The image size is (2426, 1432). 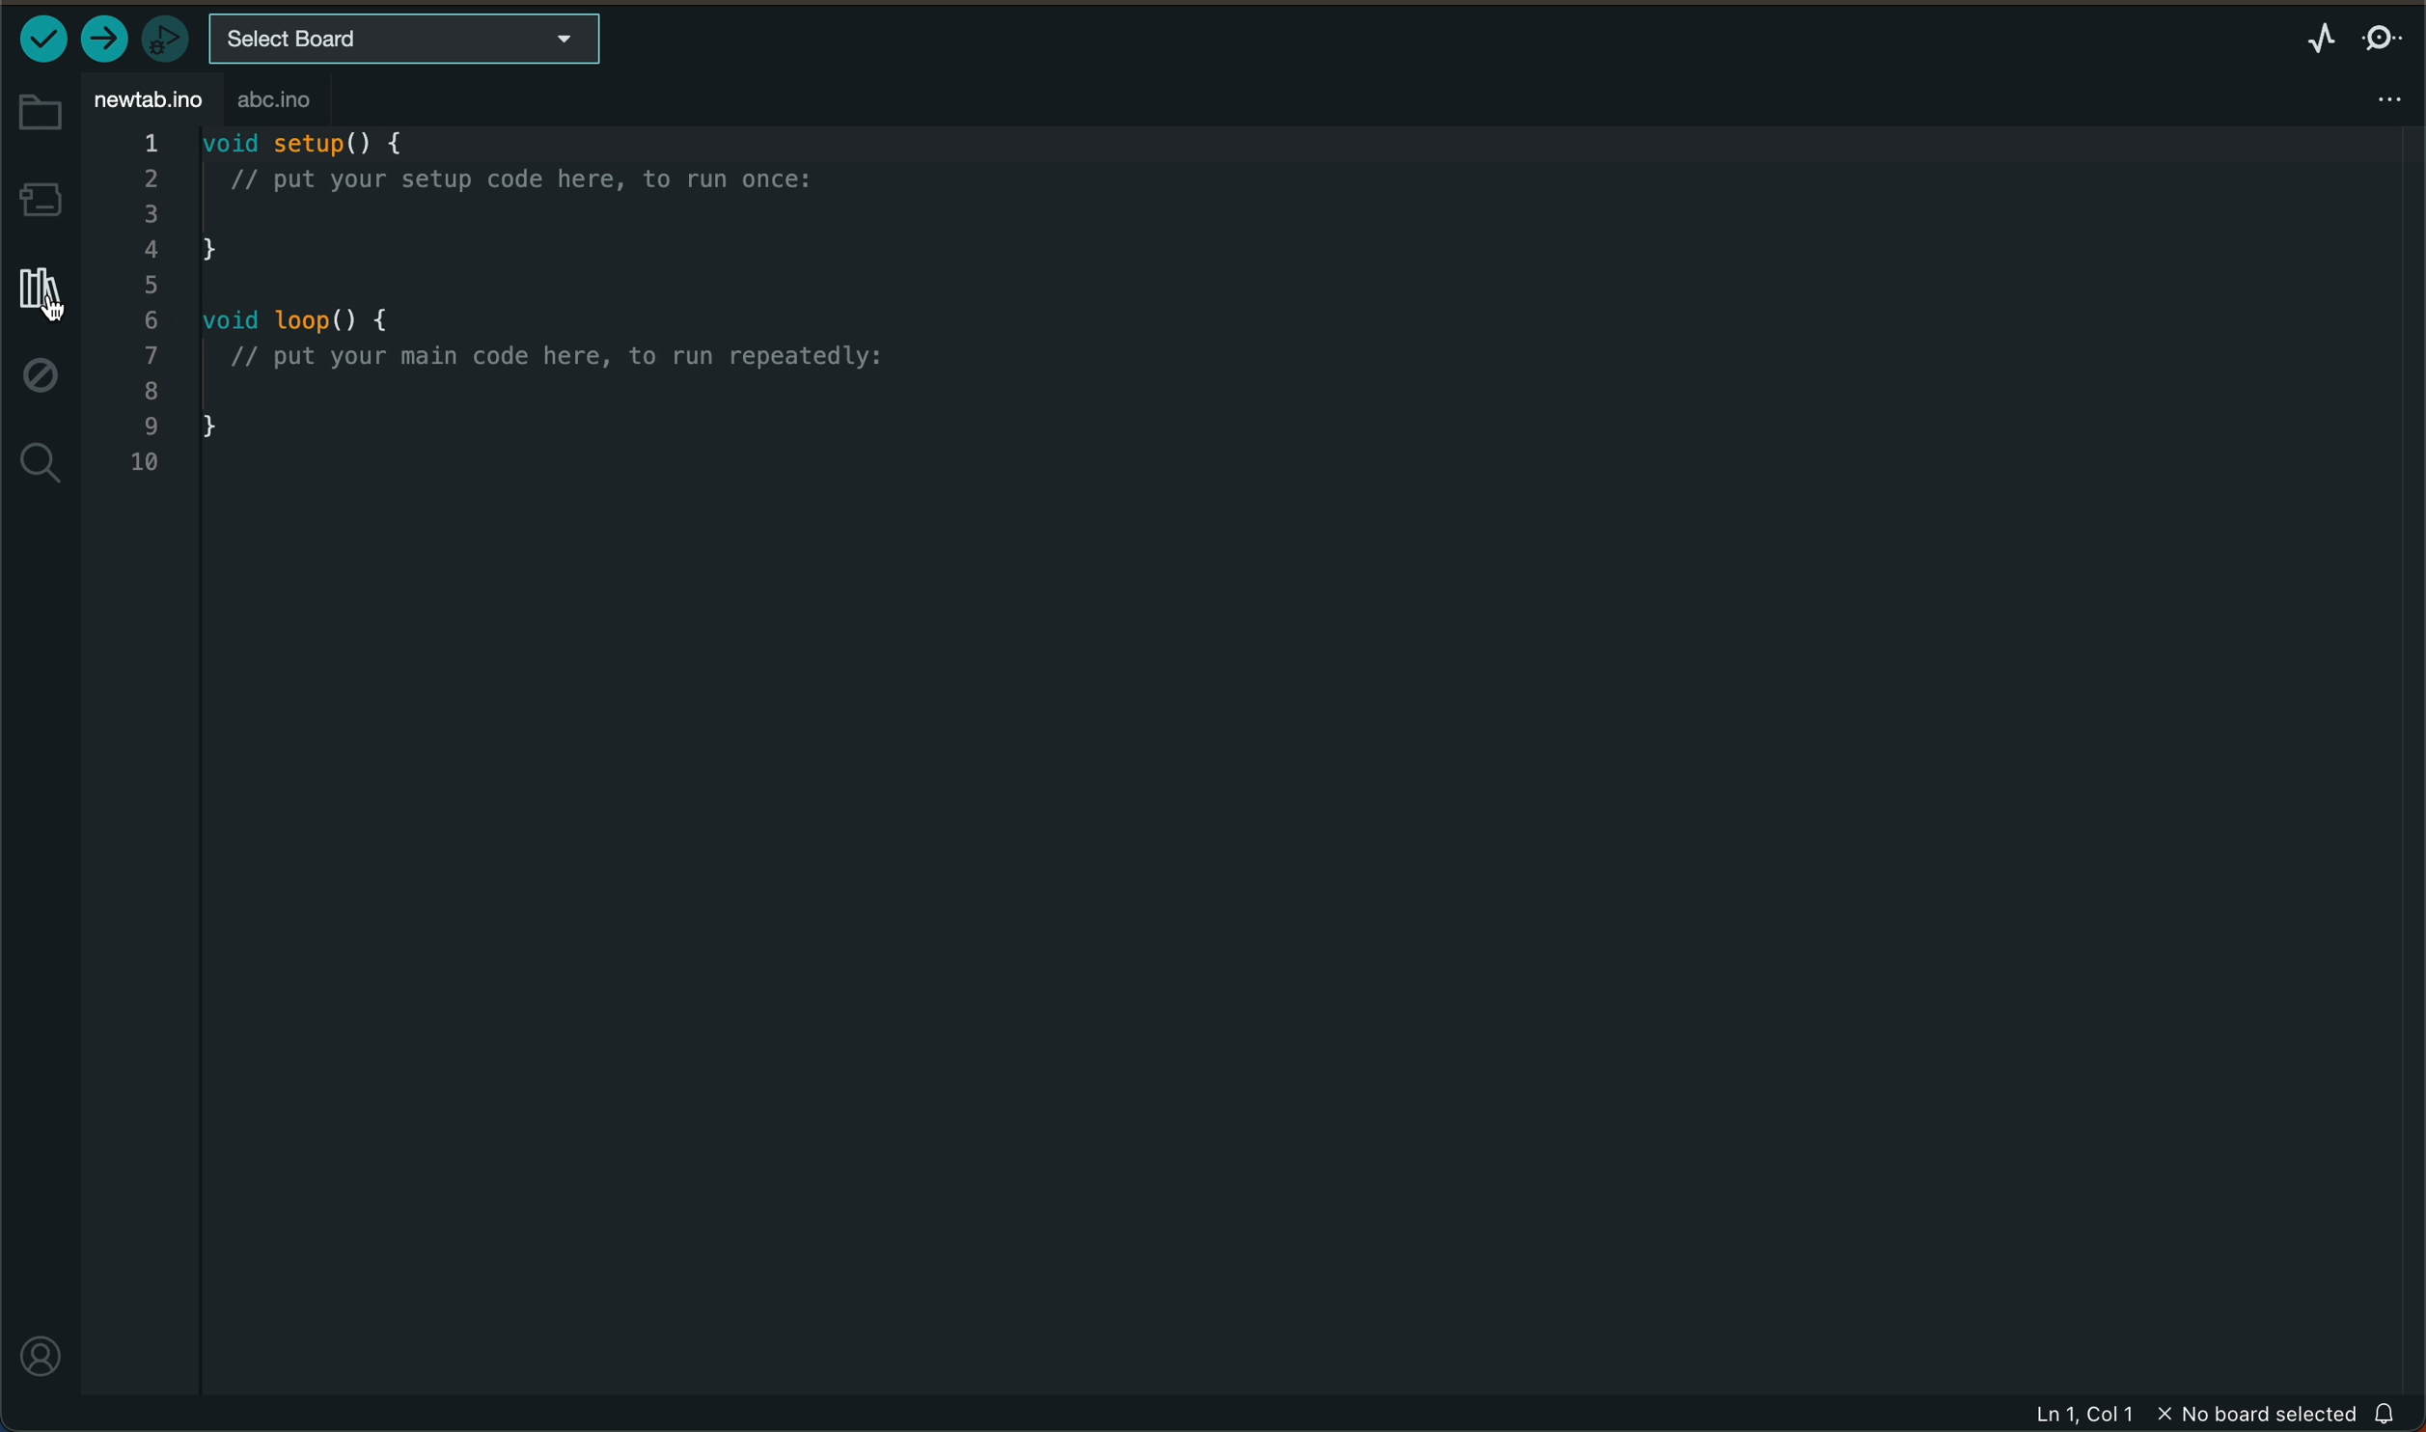 I want to click on select board, so click(x=405, y=41).